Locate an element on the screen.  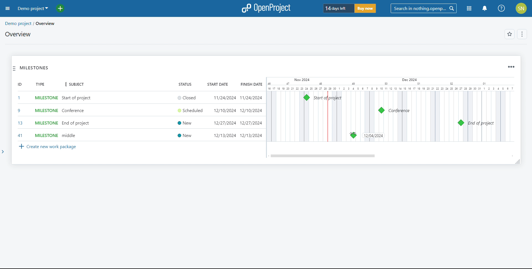
date changed is located at coordinates (373, 135).